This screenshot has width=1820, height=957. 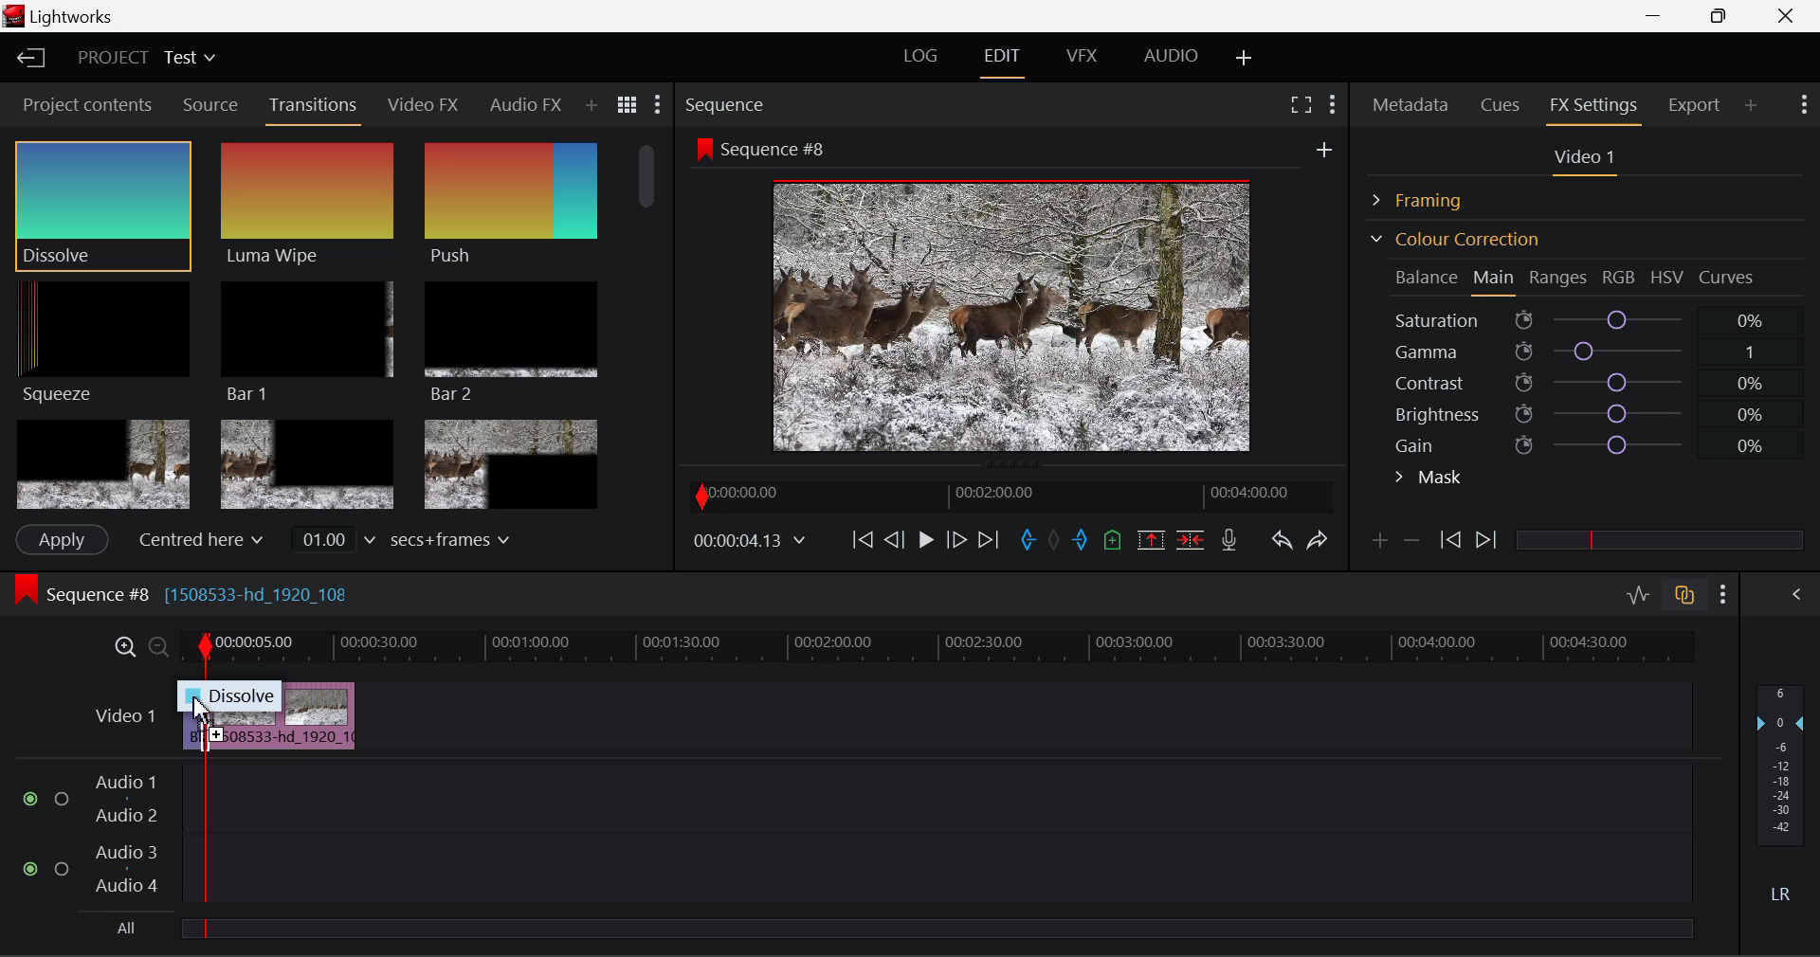 I want to click on secs-frames input field, so click(x=403, y=538).